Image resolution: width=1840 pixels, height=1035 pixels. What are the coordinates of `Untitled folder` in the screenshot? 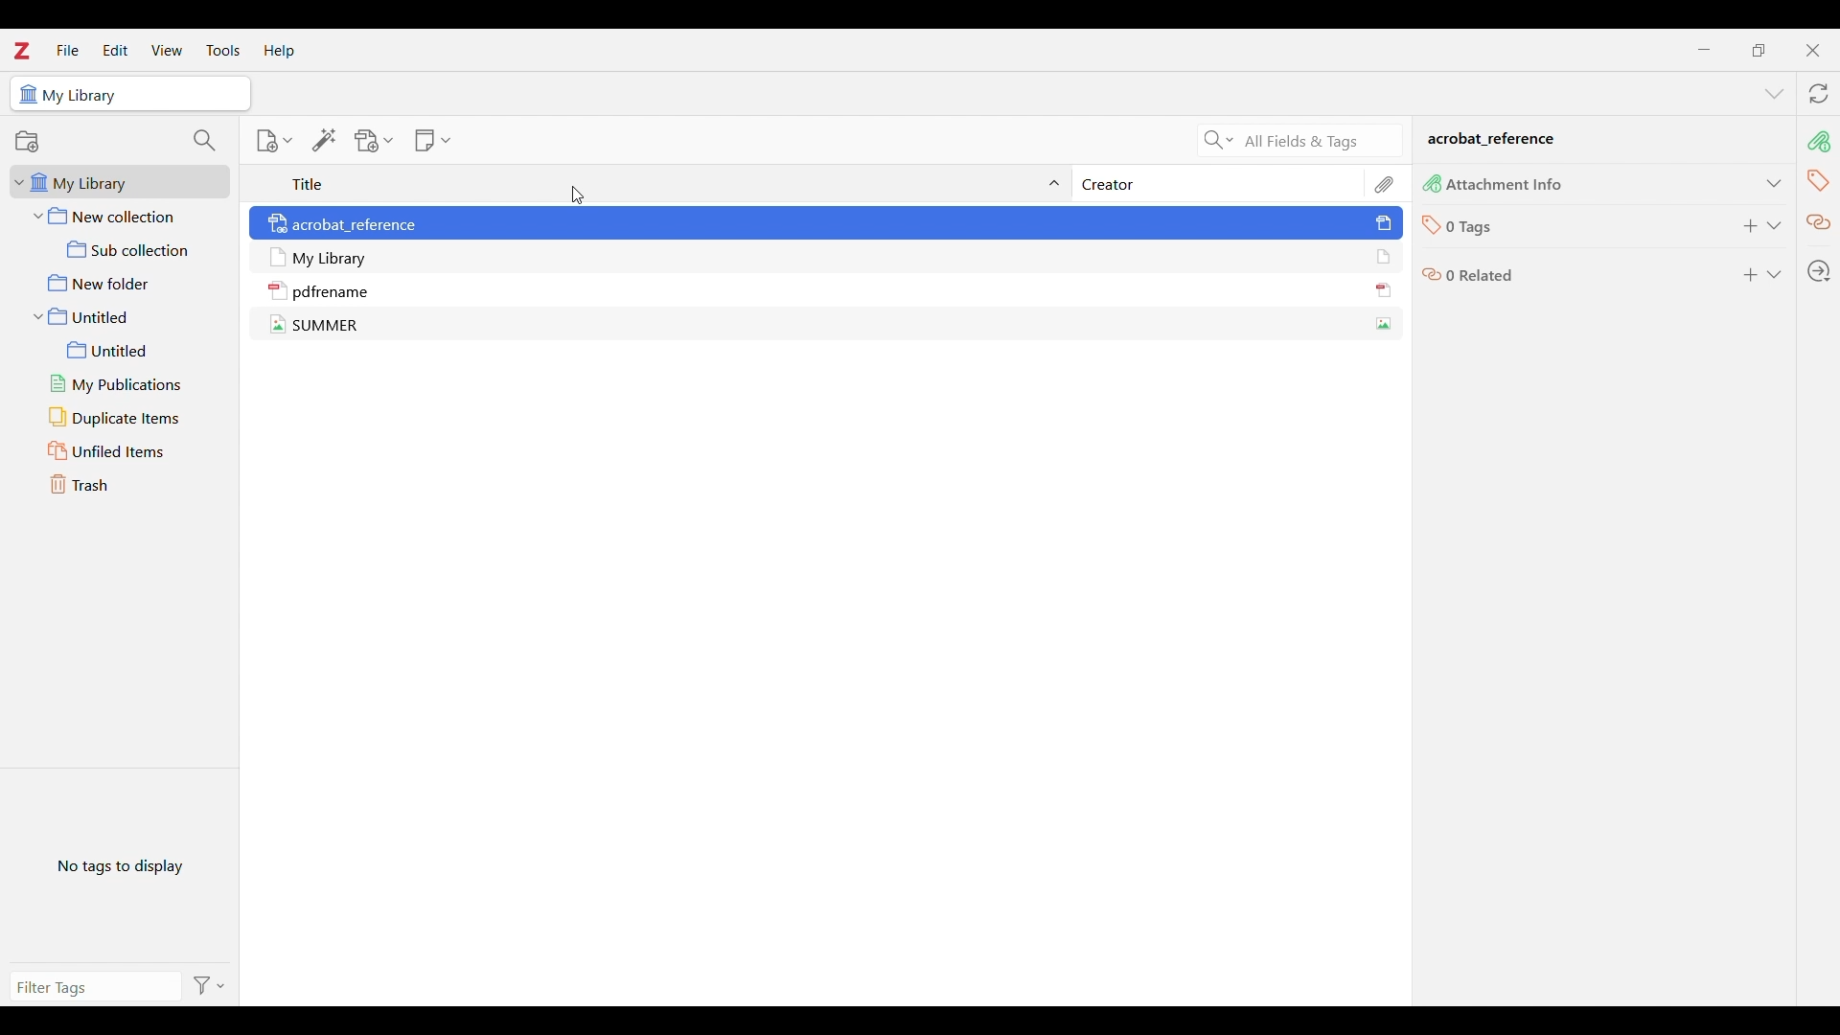 It's located at (121, 316).